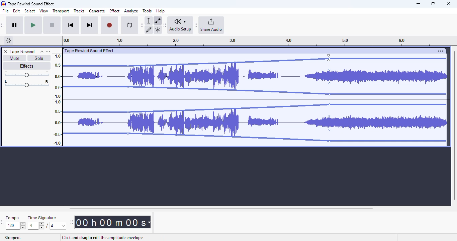 The width and height of the screenshot is (457, 241). I want to click on file, so click(6, 11).